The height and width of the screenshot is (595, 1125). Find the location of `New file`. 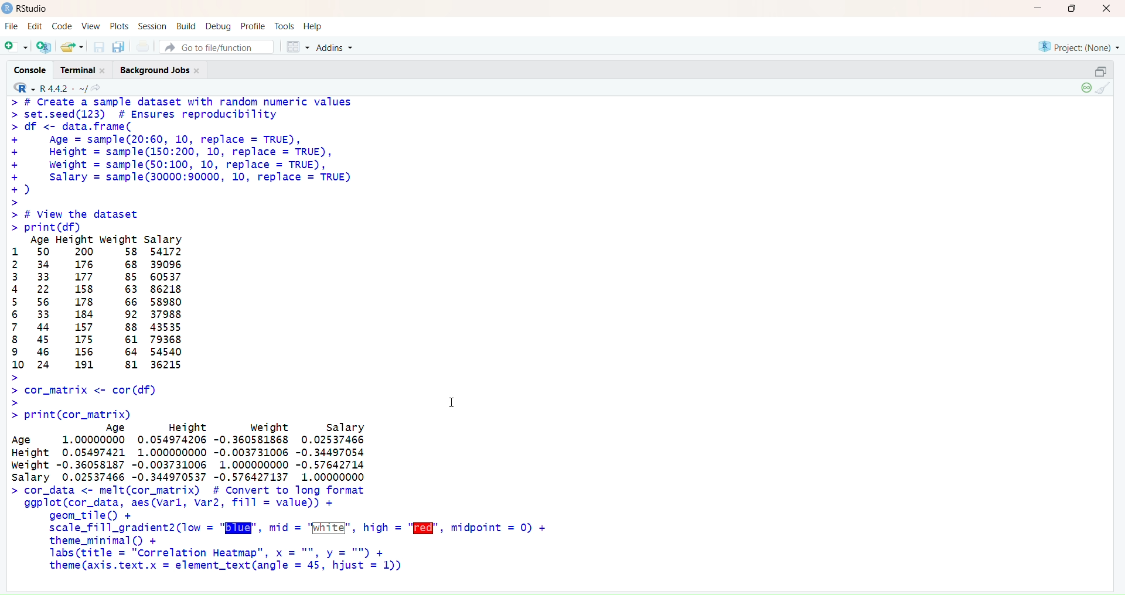

New file is located at coordinates (16, 45).